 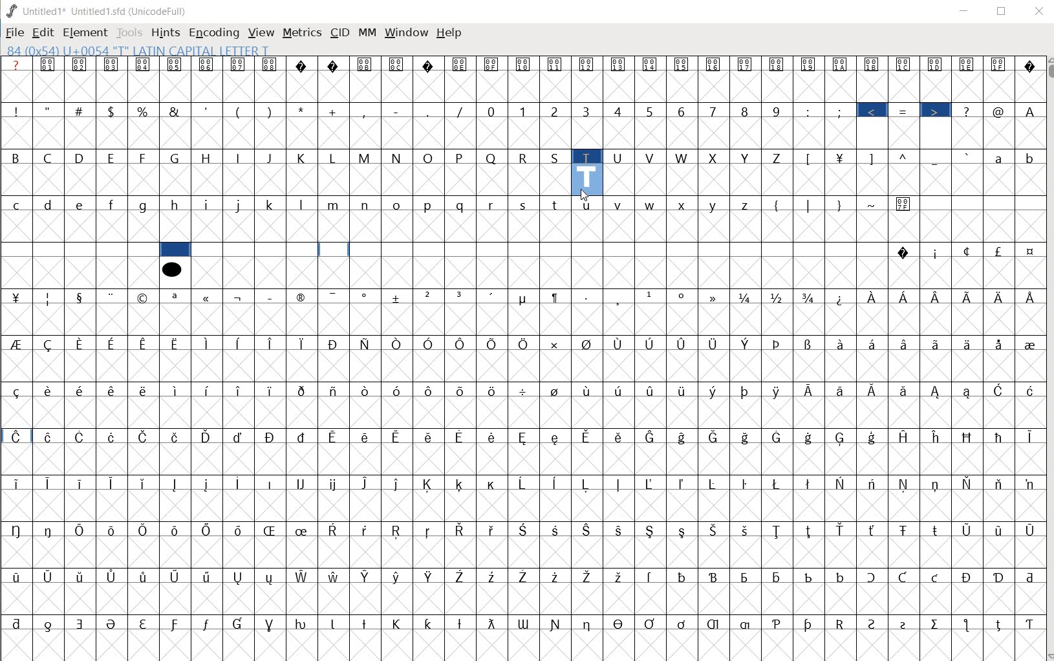 I want to click on Symbol, so click(x=525, y=390).